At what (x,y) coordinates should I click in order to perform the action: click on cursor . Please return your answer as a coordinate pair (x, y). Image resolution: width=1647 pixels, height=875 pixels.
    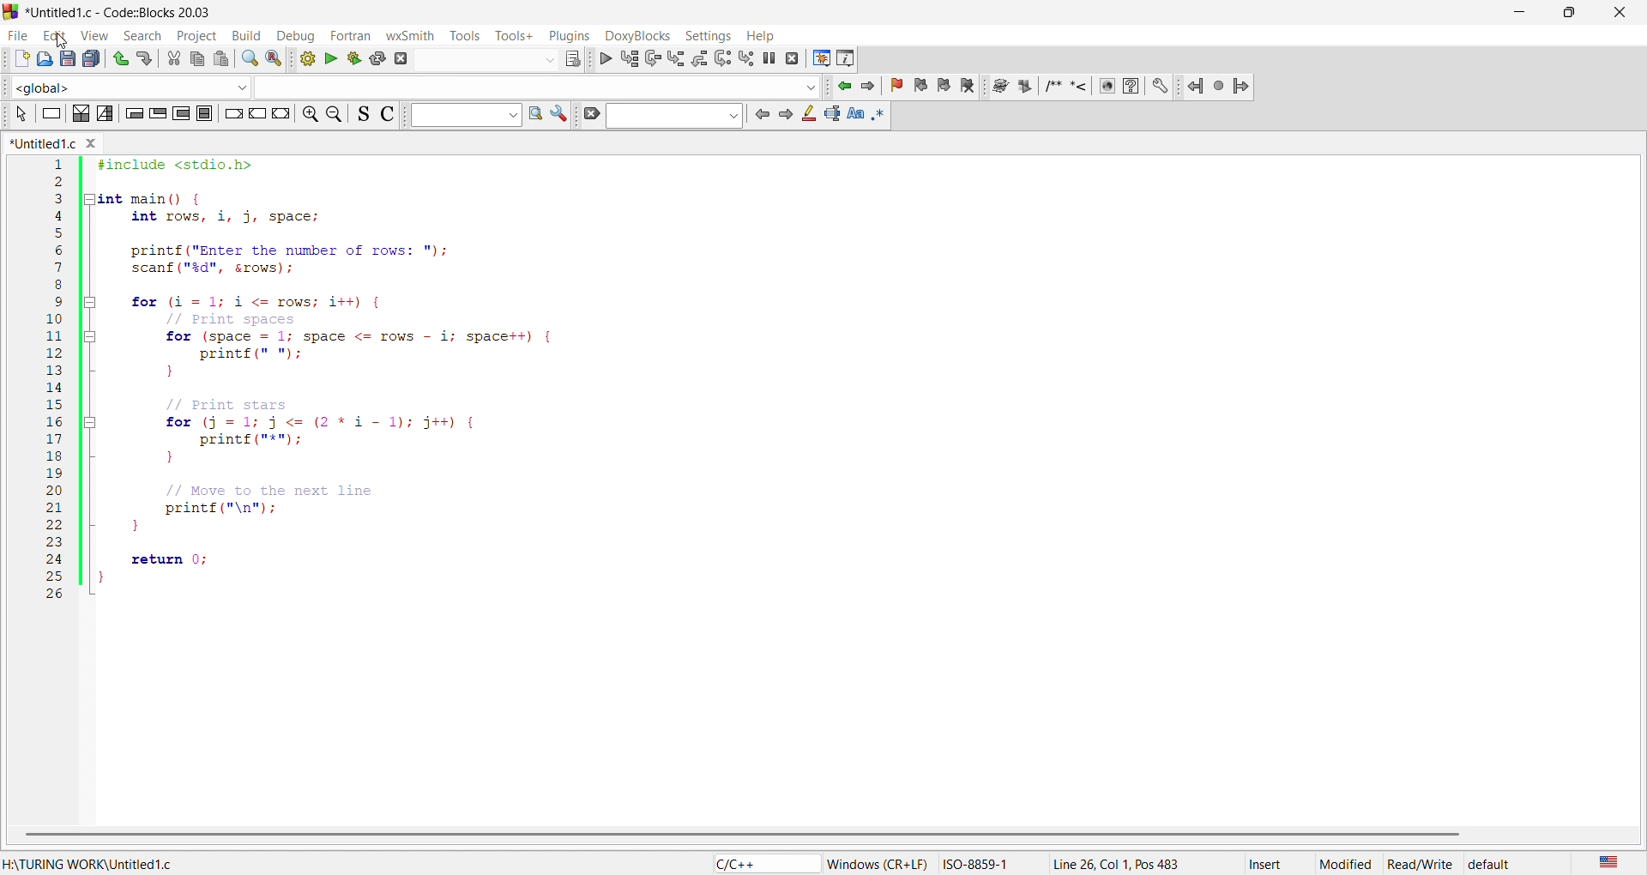
    Looking at the image, I should click on (65, 39).